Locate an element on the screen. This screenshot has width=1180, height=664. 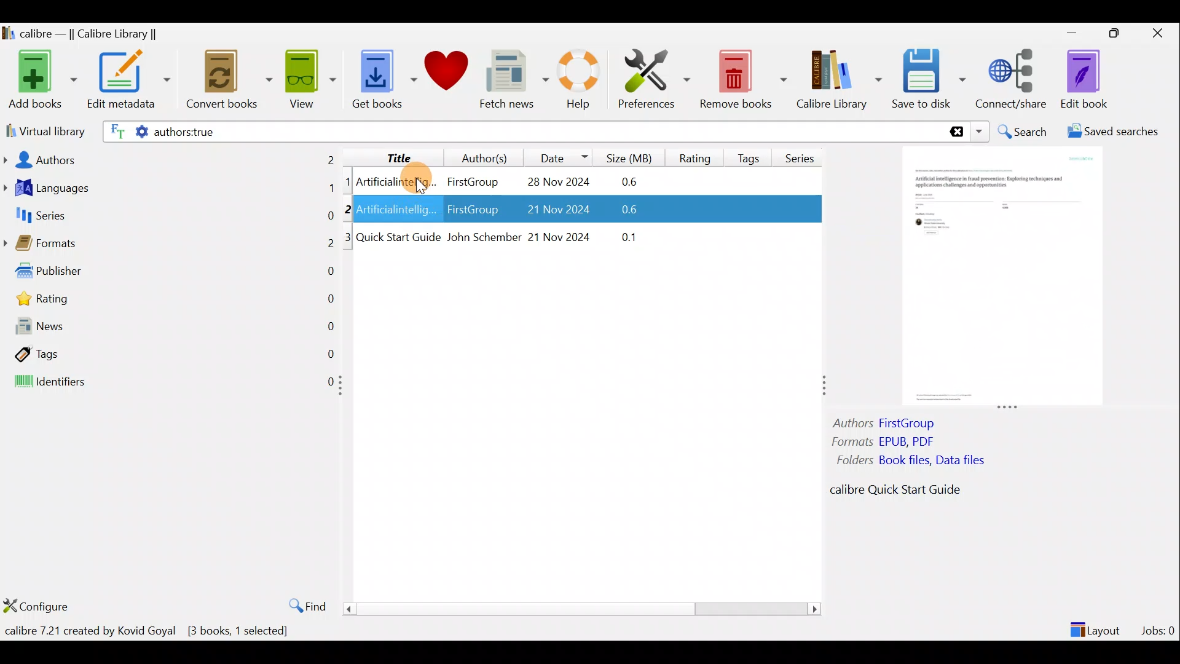
Find is located at coordinates (301, 605).